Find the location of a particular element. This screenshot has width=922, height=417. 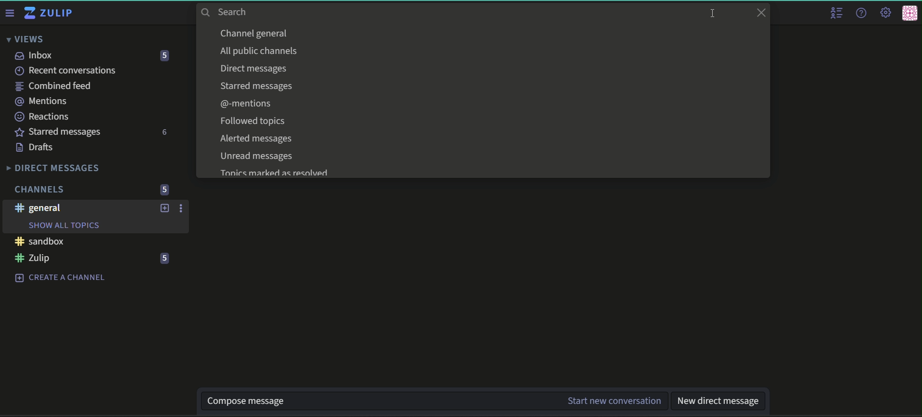

Views is located at coordinates (24, 39).